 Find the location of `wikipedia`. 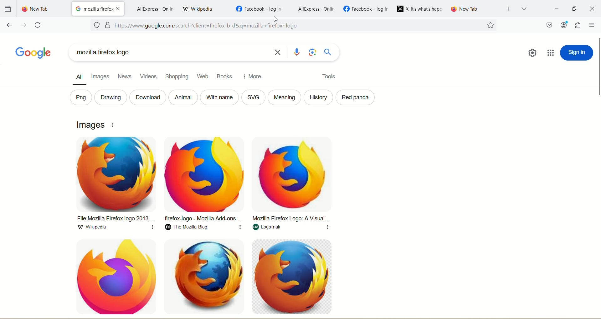

wikipedia is located at coordinates (204, 8).